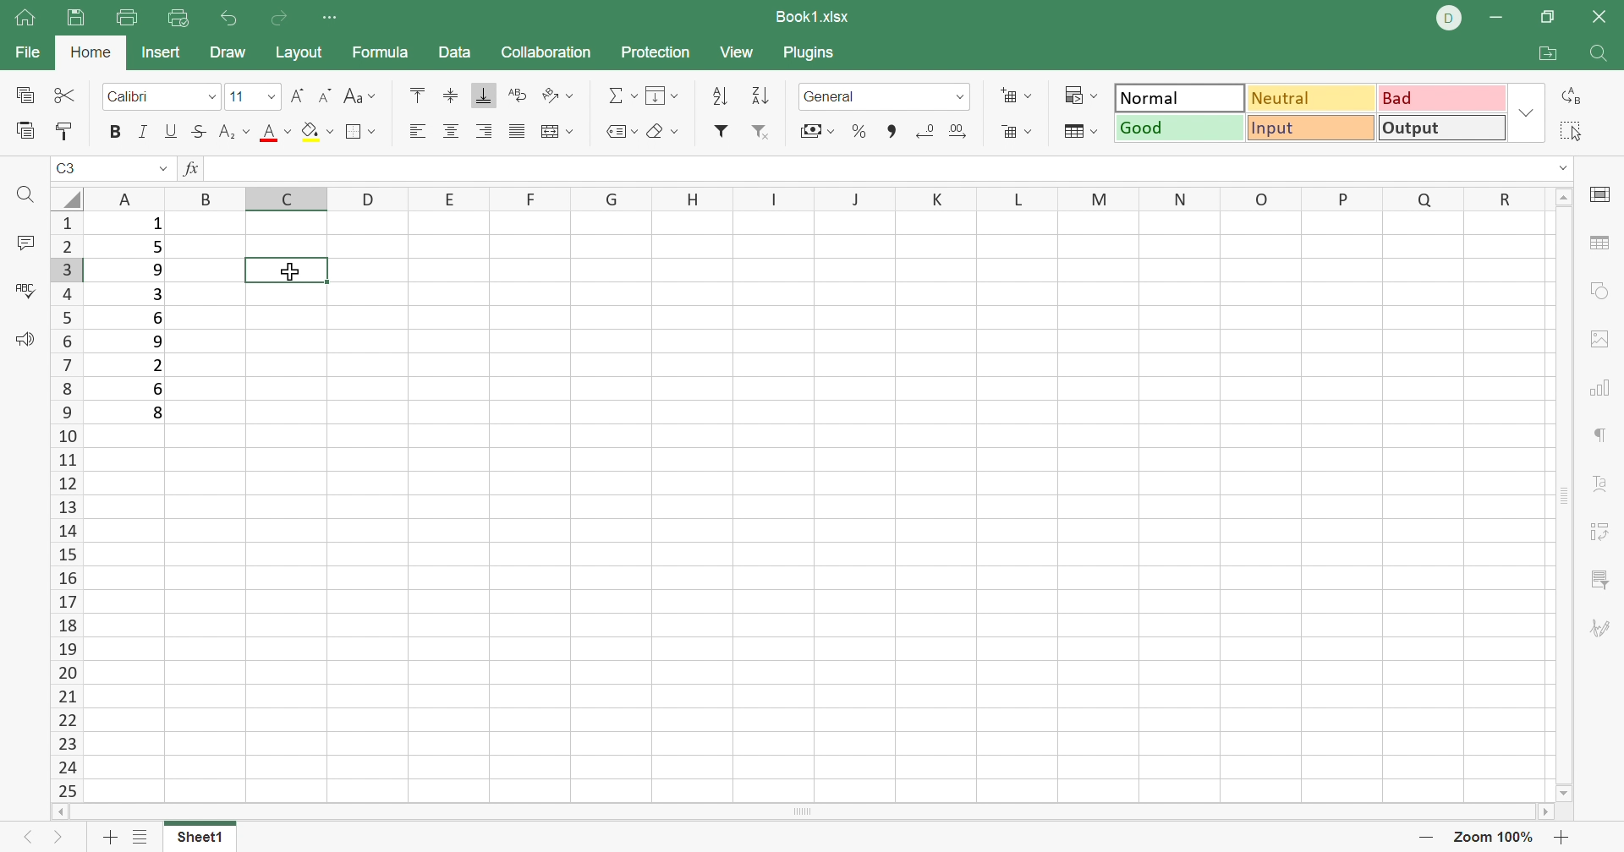 This screenshot has width=1624, height=852. I want to click on View, so click(736, 51).